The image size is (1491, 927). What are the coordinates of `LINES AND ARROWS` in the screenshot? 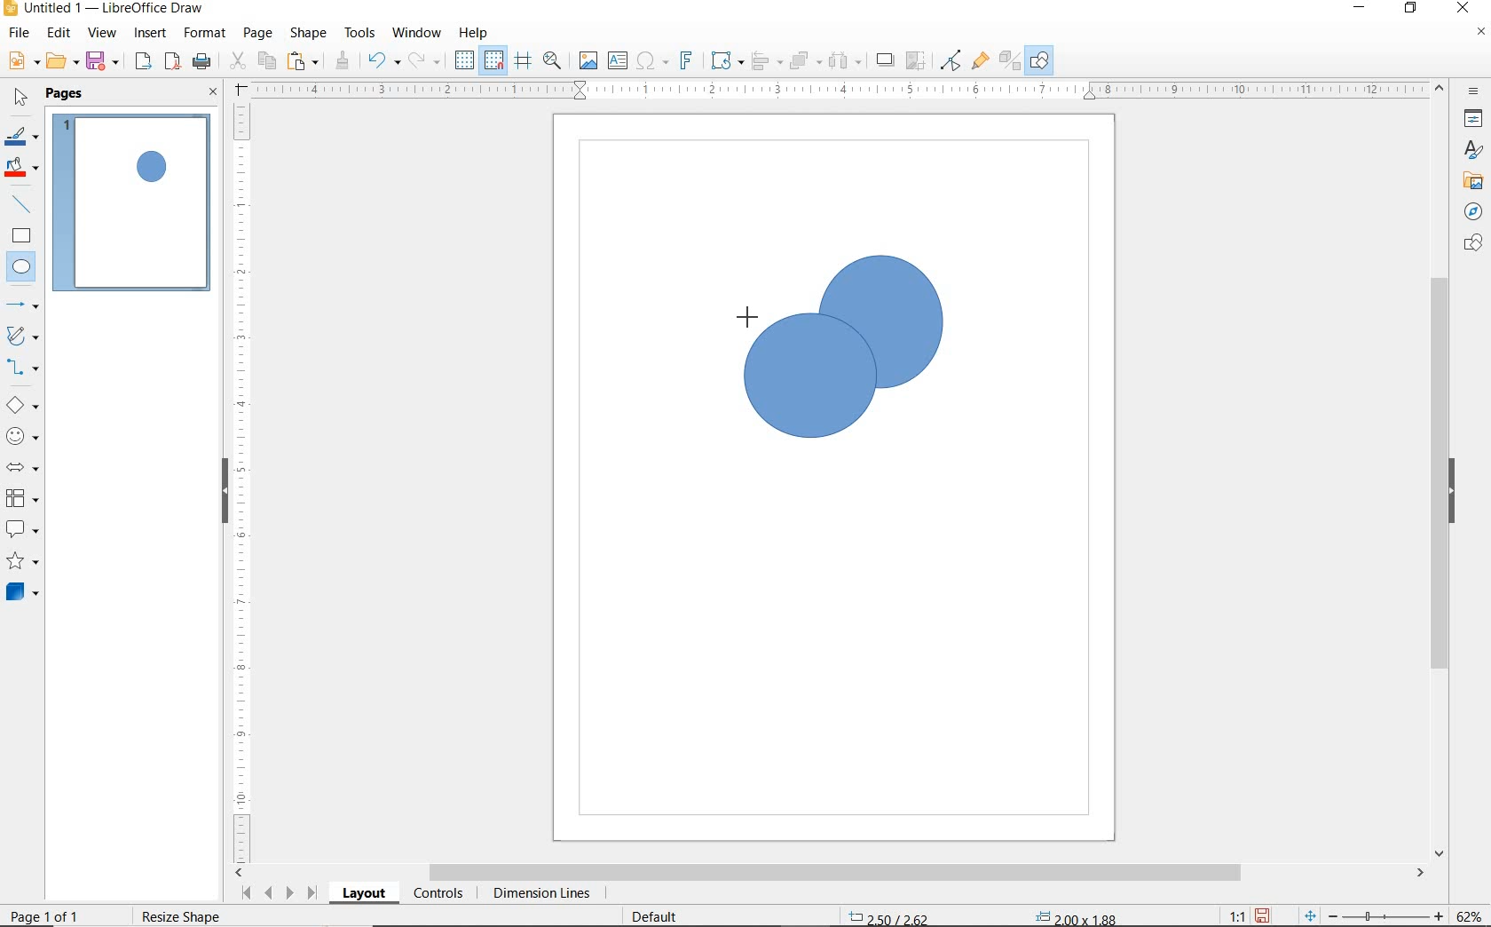 It's located at (24, 306).